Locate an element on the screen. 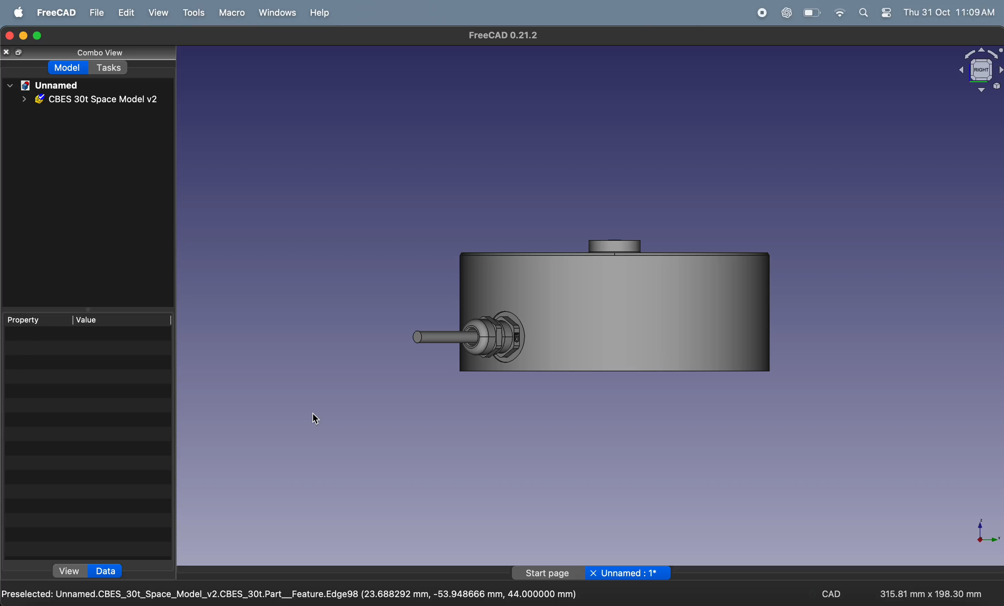  Preselected: Unnamed.CBES_30t_Space_Model_v2.CBES_30t.Part__Feature.Edge98 (23.688292 mm, -53.948666 mm, 44.000000 mm) is located at coordinates (295, 595).